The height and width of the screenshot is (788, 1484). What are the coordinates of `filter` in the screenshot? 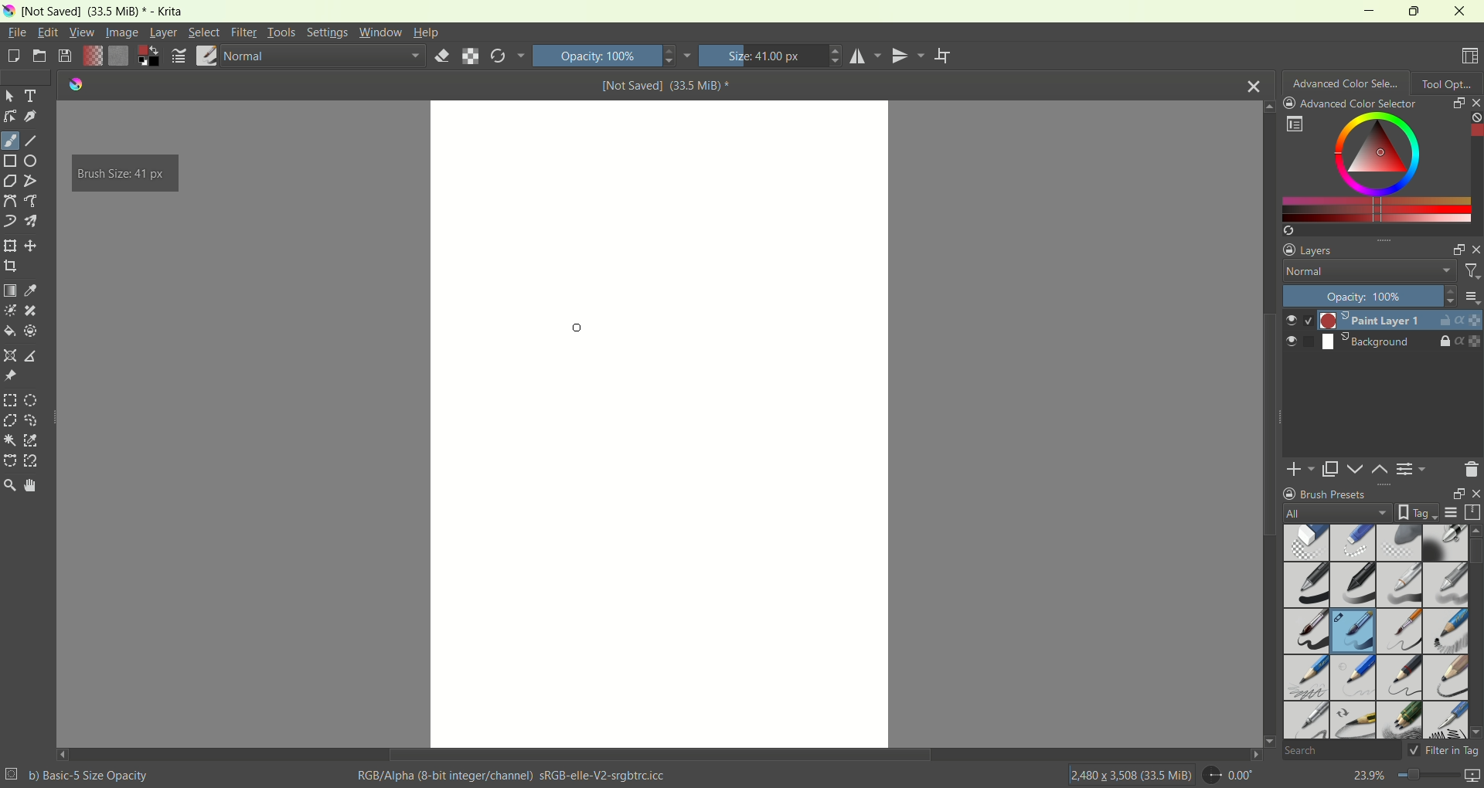 It's located at (1471, 273).